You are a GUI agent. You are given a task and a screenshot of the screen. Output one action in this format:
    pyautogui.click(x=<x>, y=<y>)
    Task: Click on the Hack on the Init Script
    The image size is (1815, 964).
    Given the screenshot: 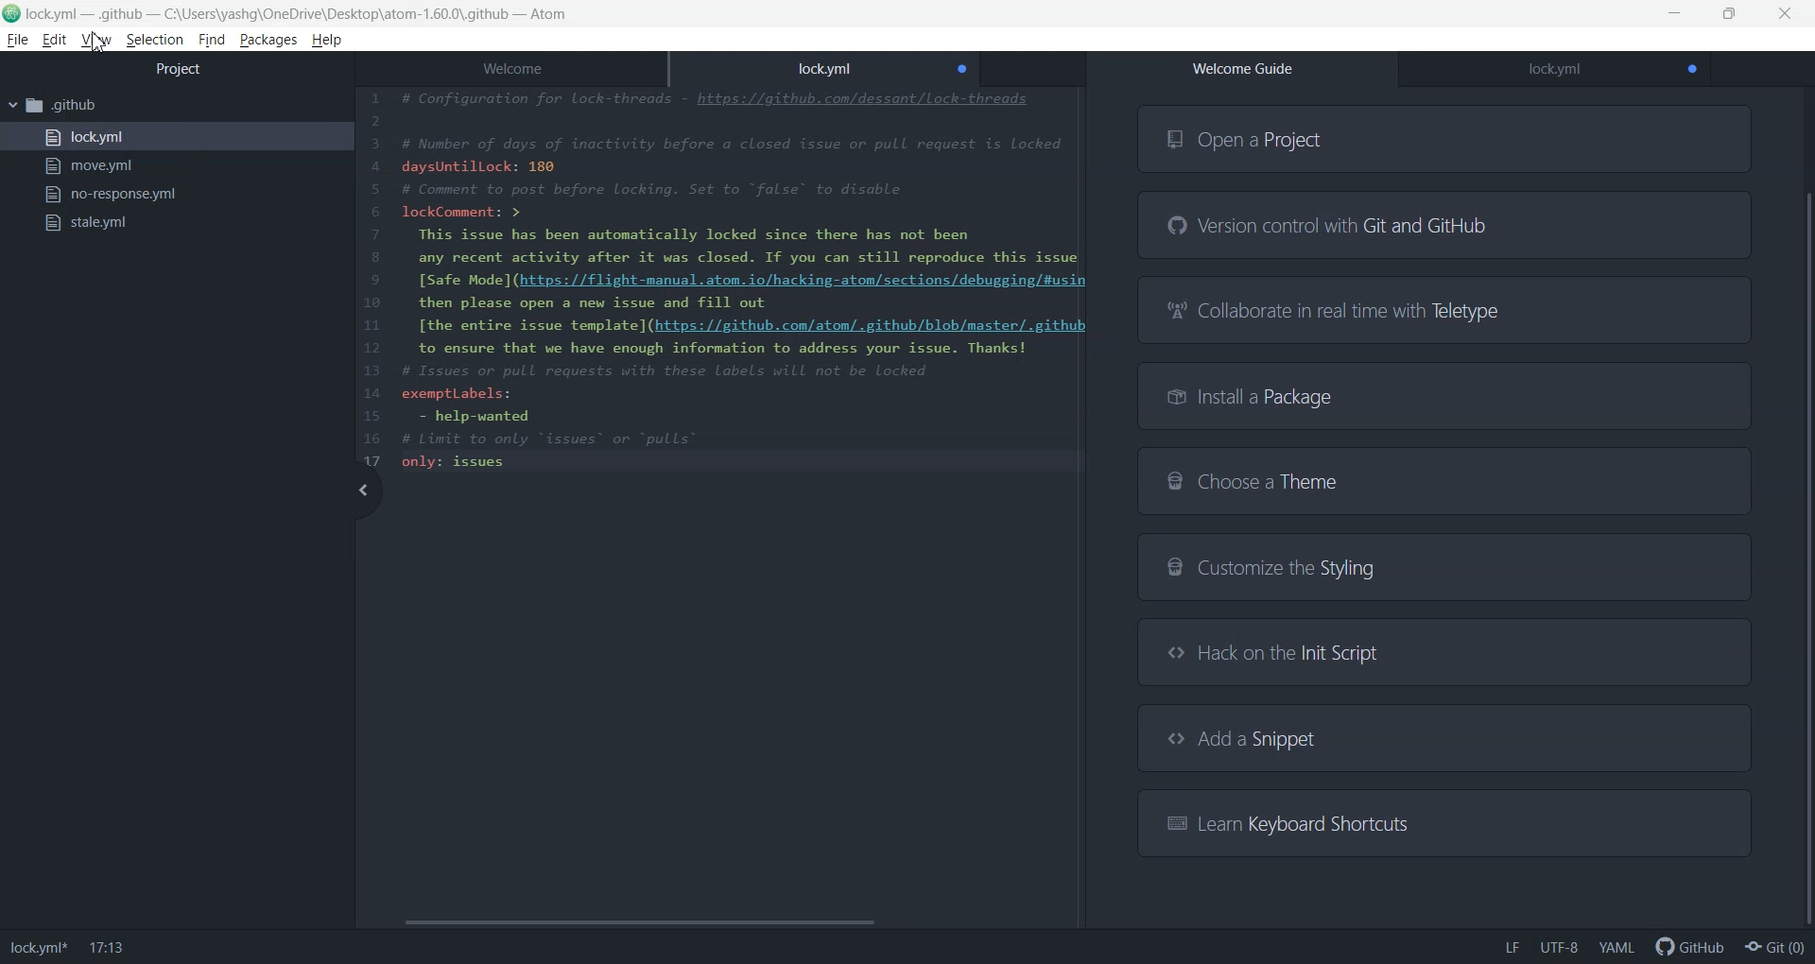 What is the action you would take?
    pyautogui.click(x=1437, y=651)
    